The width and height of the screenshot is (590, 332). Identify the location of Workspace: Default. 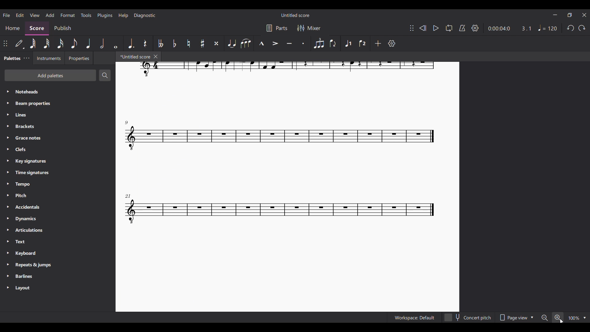
(415, 318).